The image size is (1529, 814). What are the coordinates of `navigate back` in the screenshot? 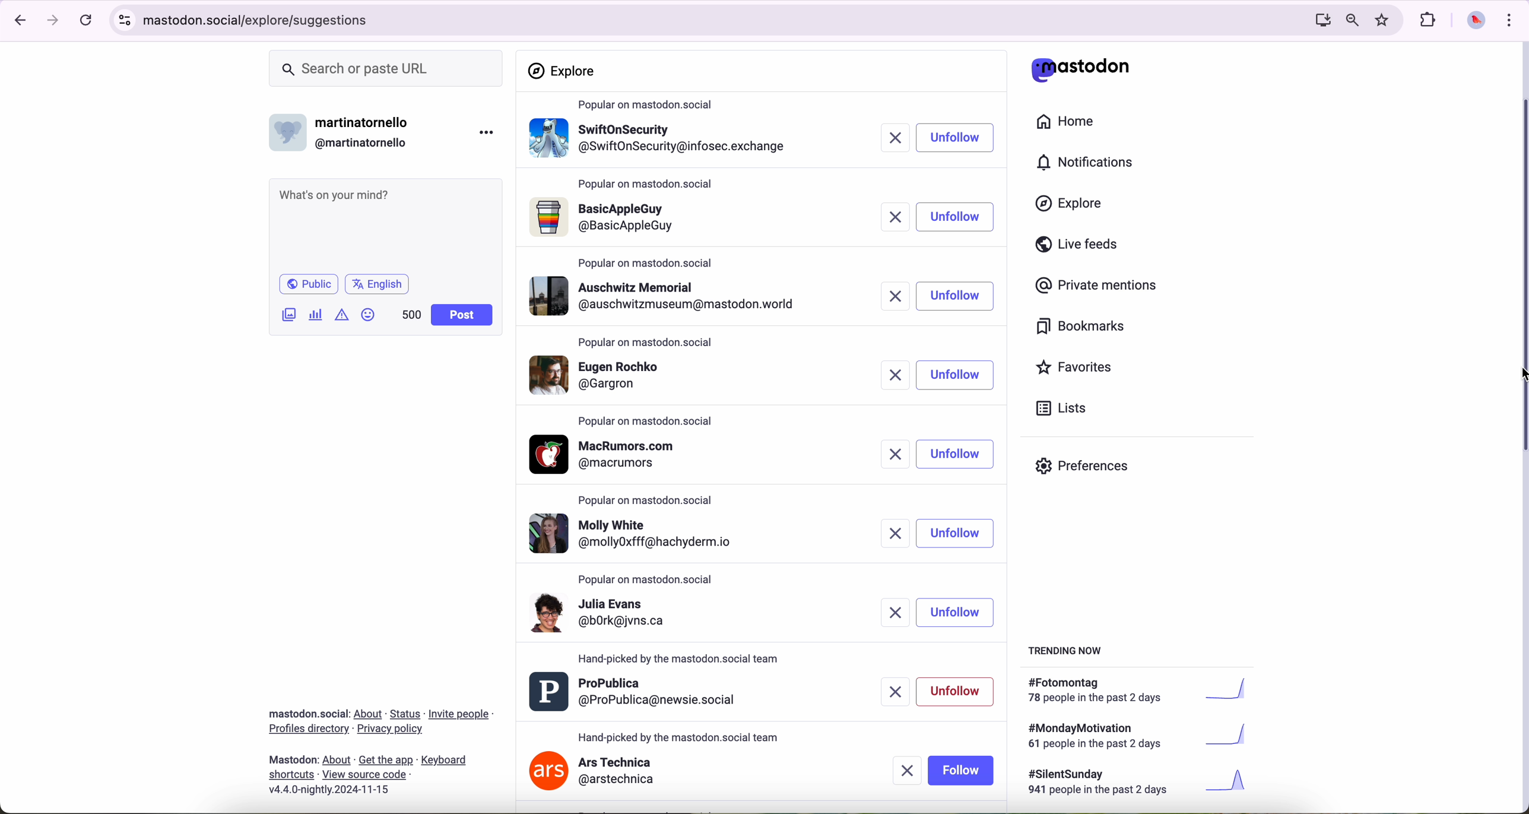 It's located at (16, 20).